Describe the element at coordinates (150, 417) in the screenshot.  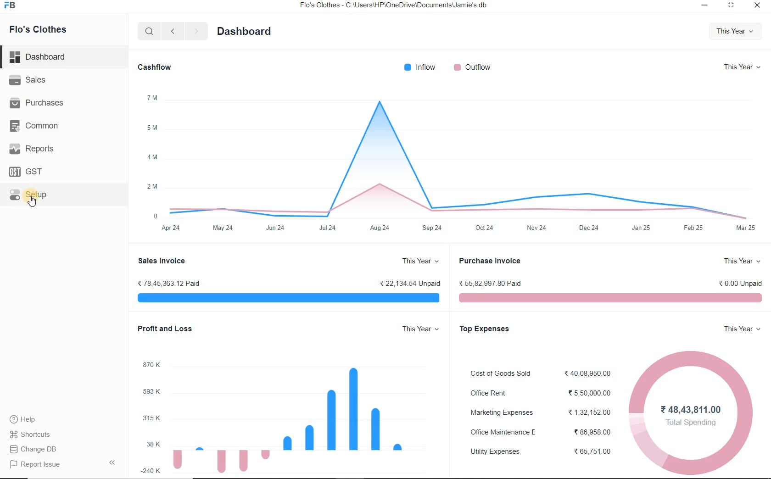
I see `870K
593K
315K
38K
240K` at that location.